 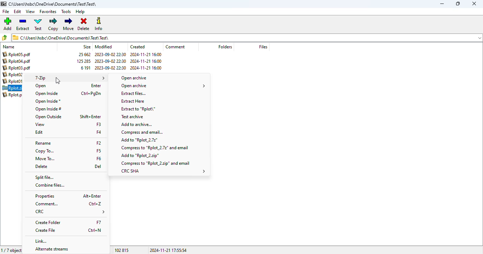 What do you see at coordinates (13, 95) in the screenshot?
I see `Rplot.pdf` at bounding box center [13, 95].